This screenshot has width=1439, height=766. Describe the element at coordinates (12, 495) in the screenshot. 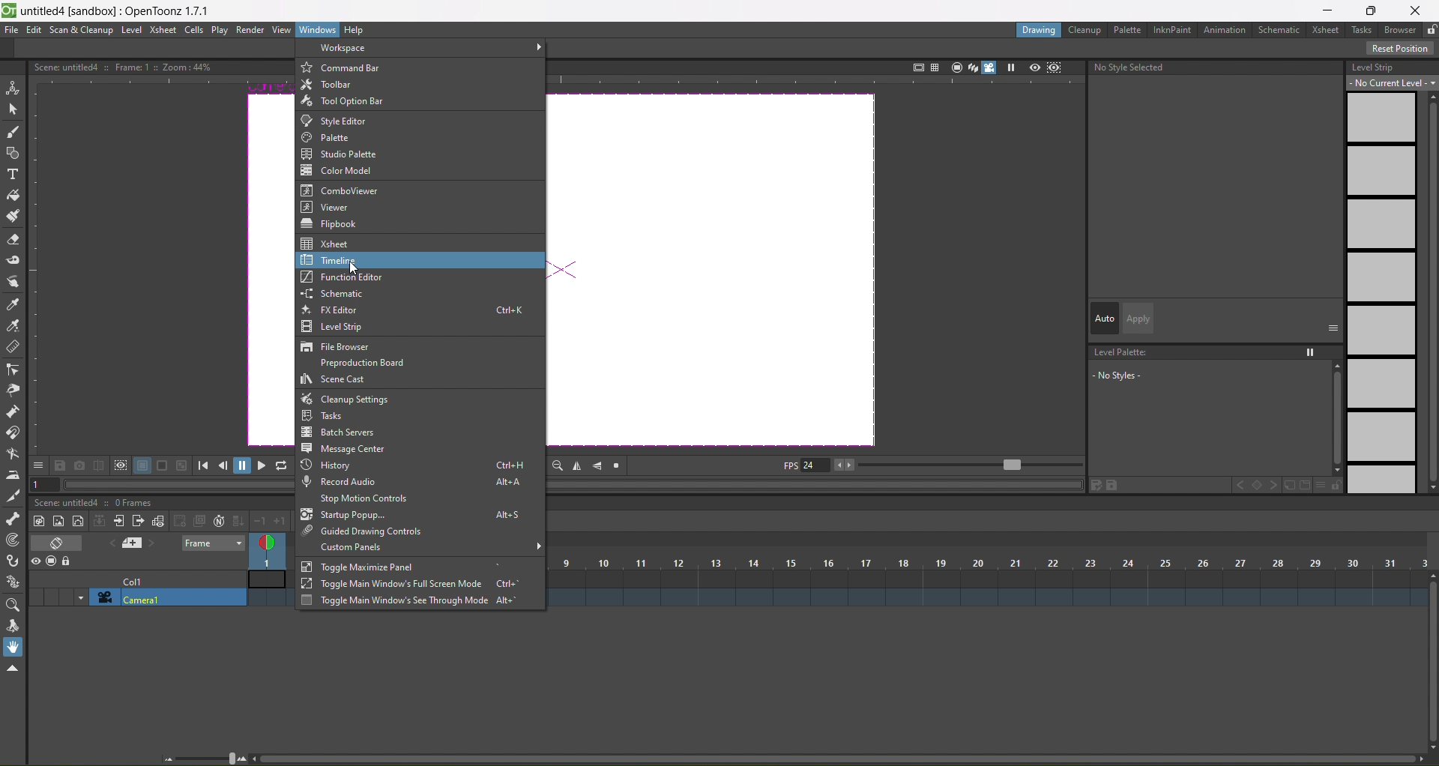

I see `cutter tool` at that location.